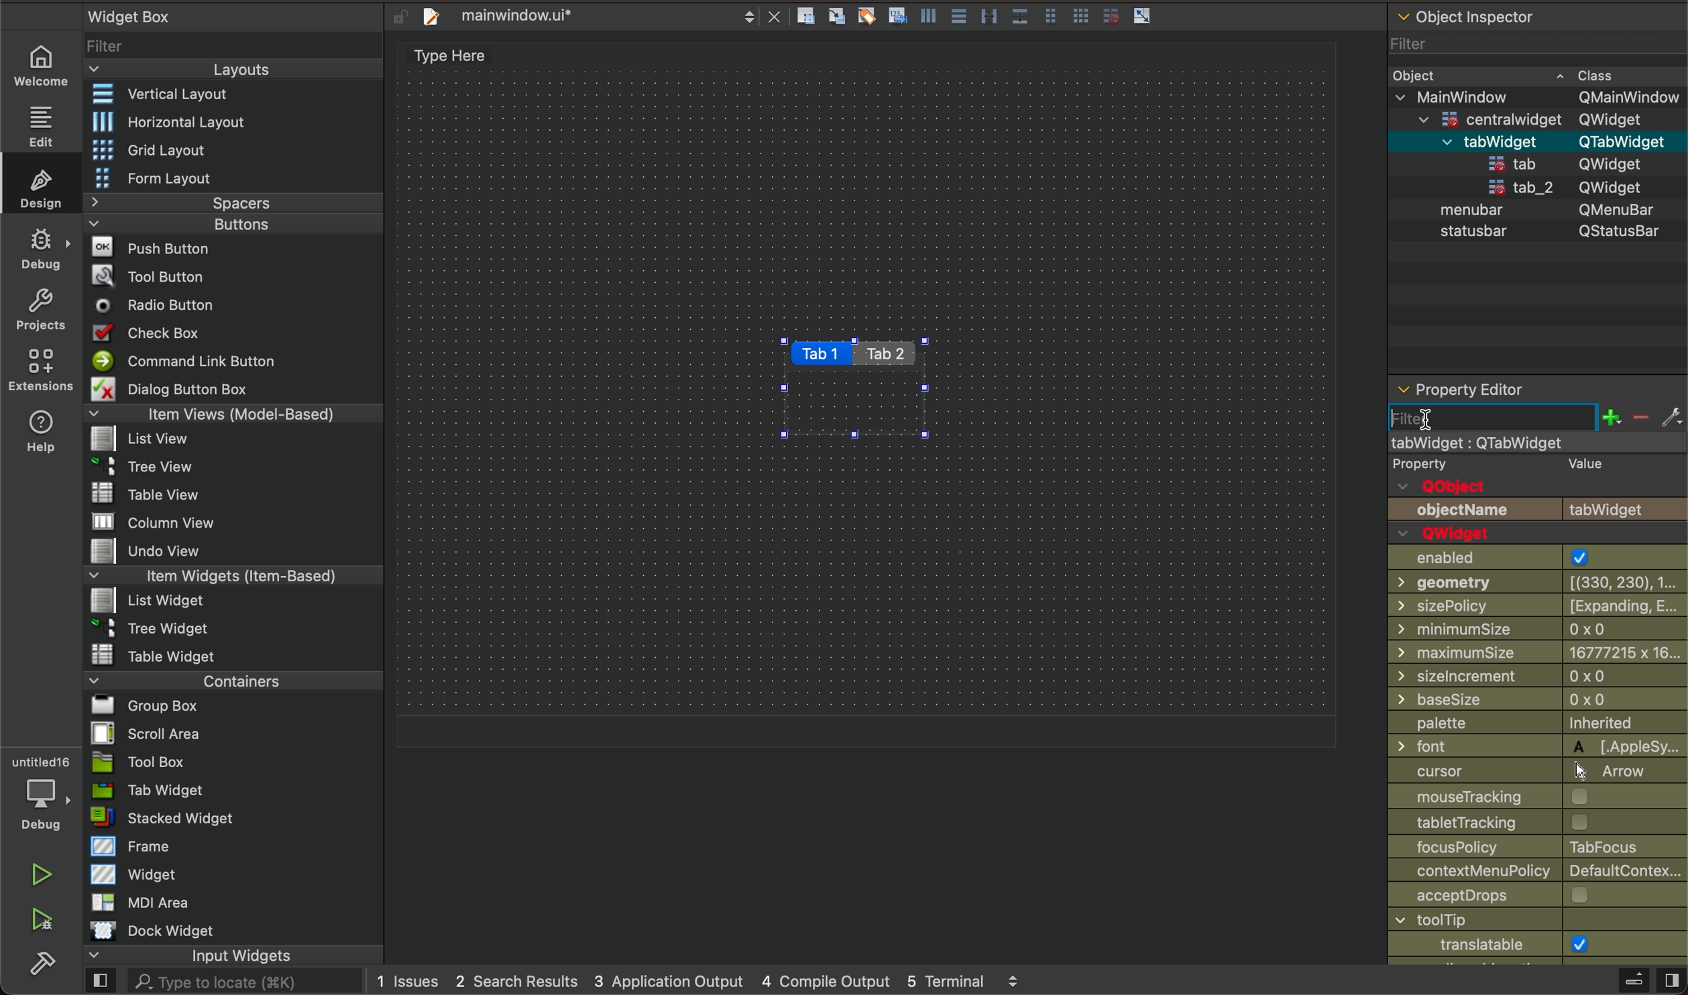 The height and width of the screenshot is (995, 1688). I want to click on close sidebar, so click(1645, 981).